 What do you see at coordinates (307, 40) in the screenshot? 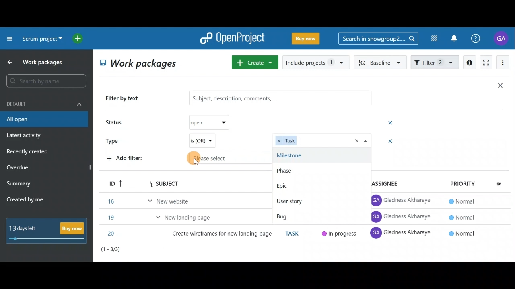
I see `Buy now` at bounding box center [307, 40].